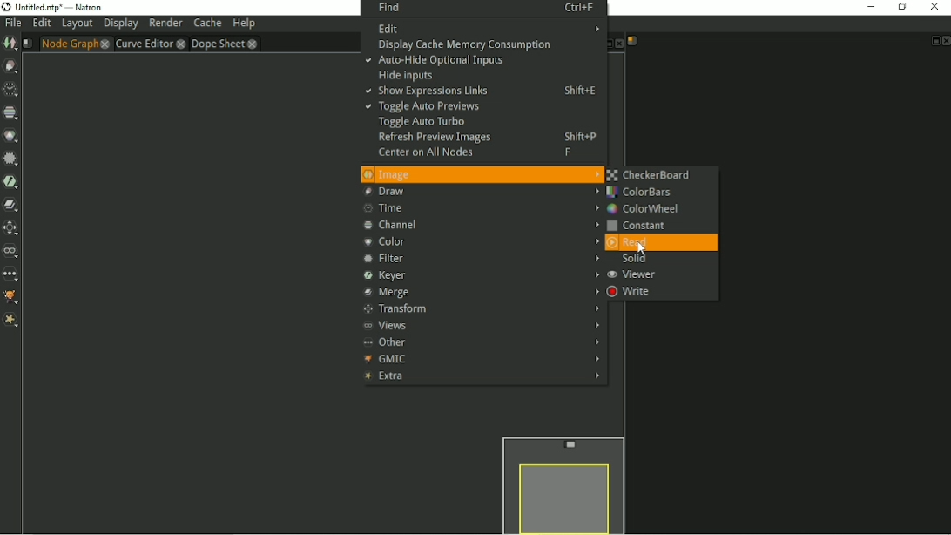 This screenshot has height=535, width=951. What do you see at coordinates (480, 293) in the screenshot?
I see `Merge` at bounding box center [480, 293].